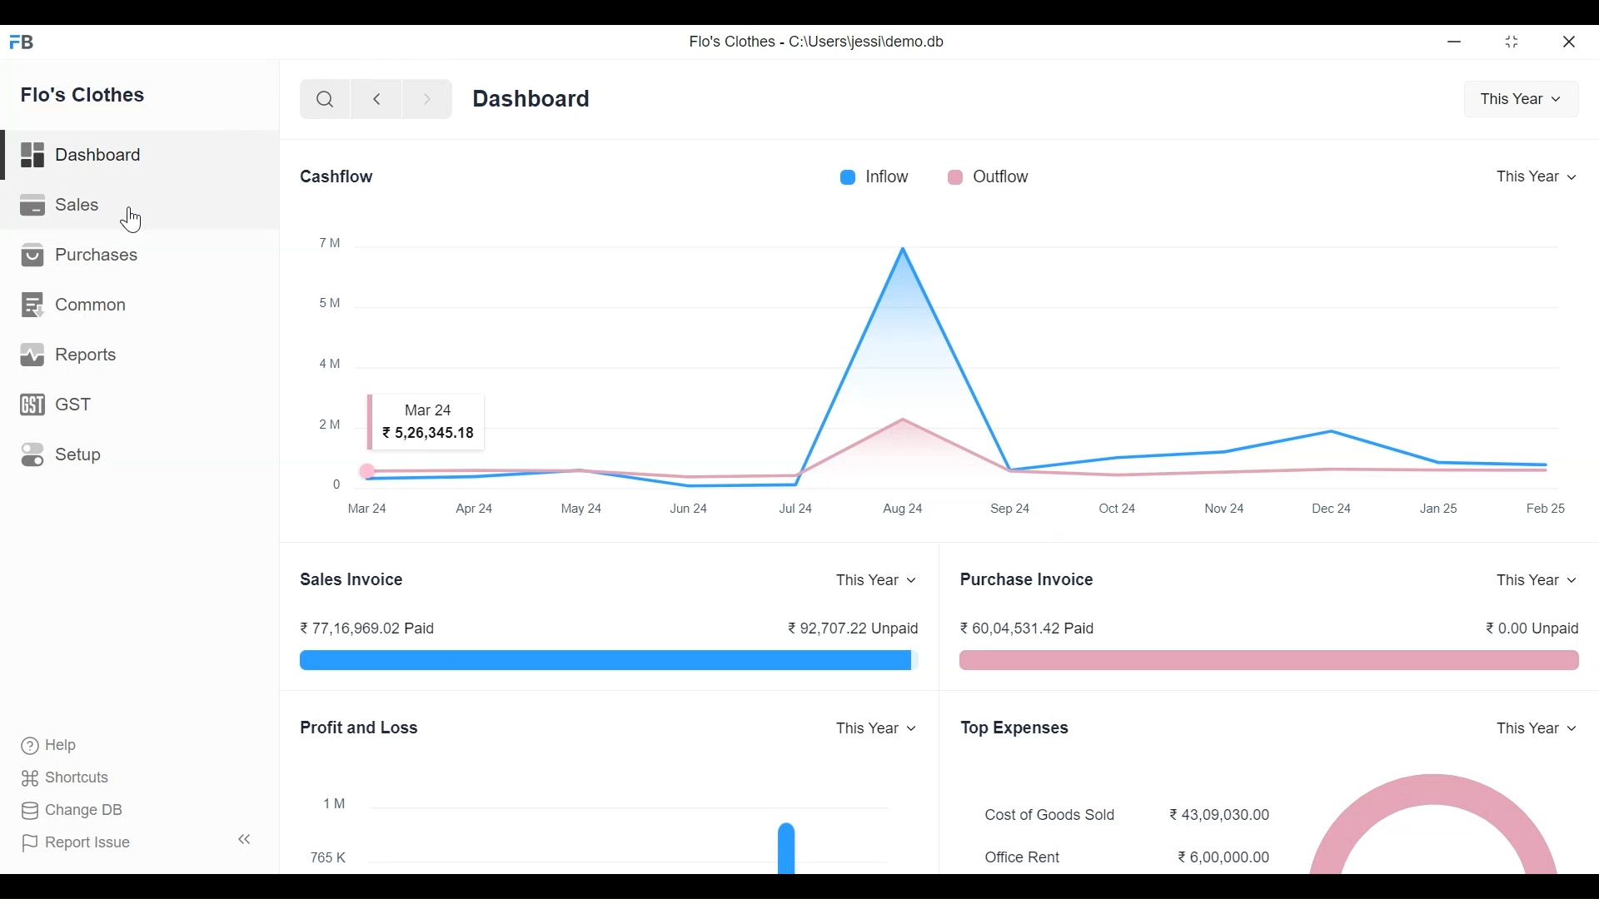  Describe the element at coordinates (1437, 508) in the screenshot. I see `Jan 25` at that location.